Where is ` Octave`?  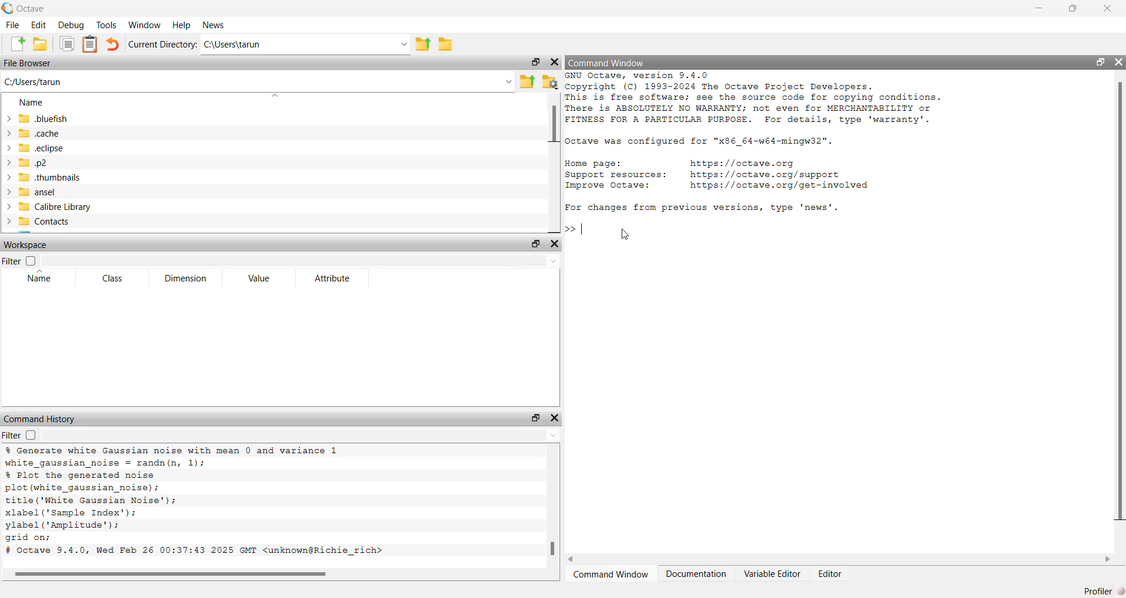
 Octave is located at coordinates (37, 9).